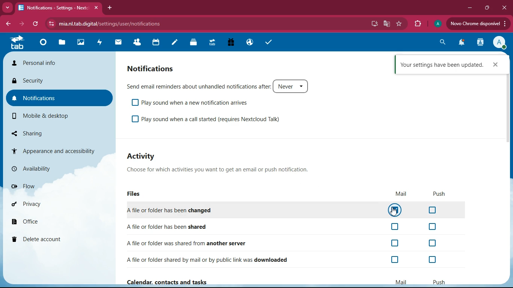 Image resolution: width=513 pixels, height=288 pixels. Describe the element at coordinates (266, 42) in the screenshot. I see `tasks` at that location.